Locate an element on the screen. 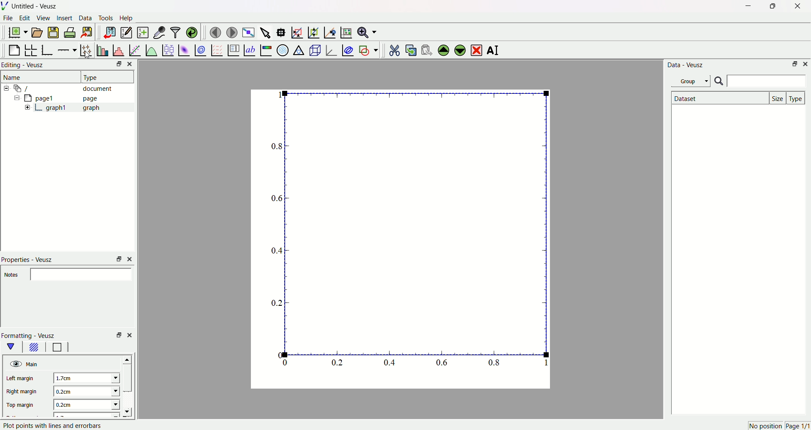 The height and width of the screenshot is (430, 811). rename the widgets is located at coordinates (494, 51).